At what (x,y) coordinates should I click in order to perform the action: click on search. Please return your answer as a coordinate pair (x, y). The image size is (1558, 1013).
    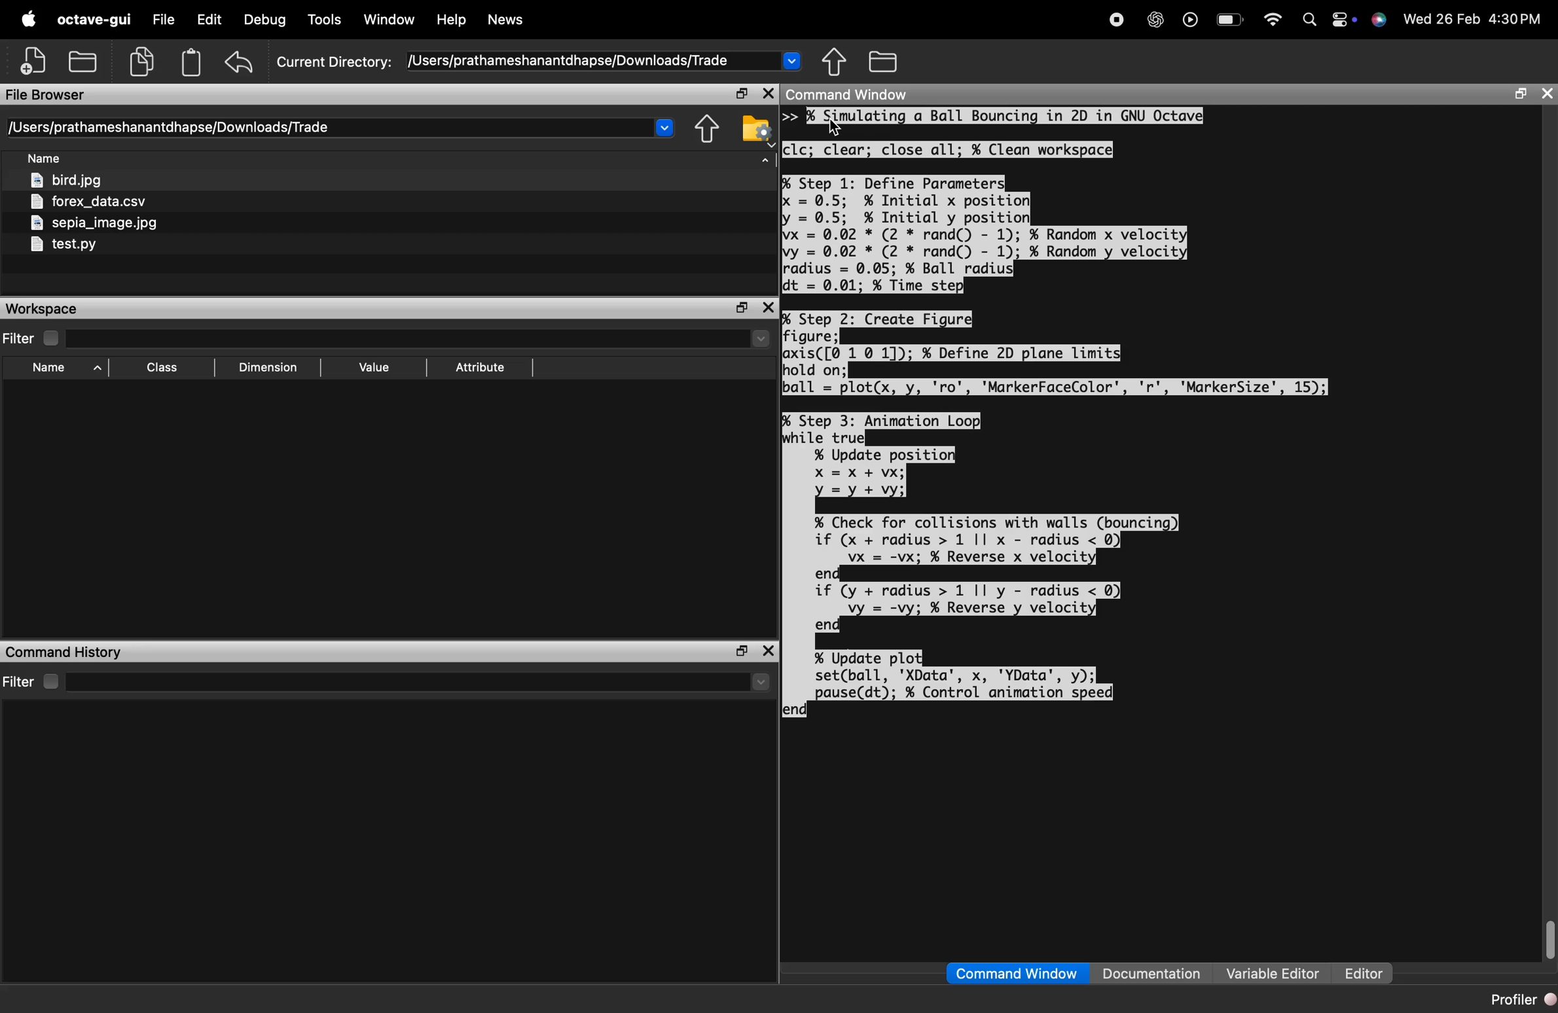
    Looking at the image, I should click on (1309, 23).